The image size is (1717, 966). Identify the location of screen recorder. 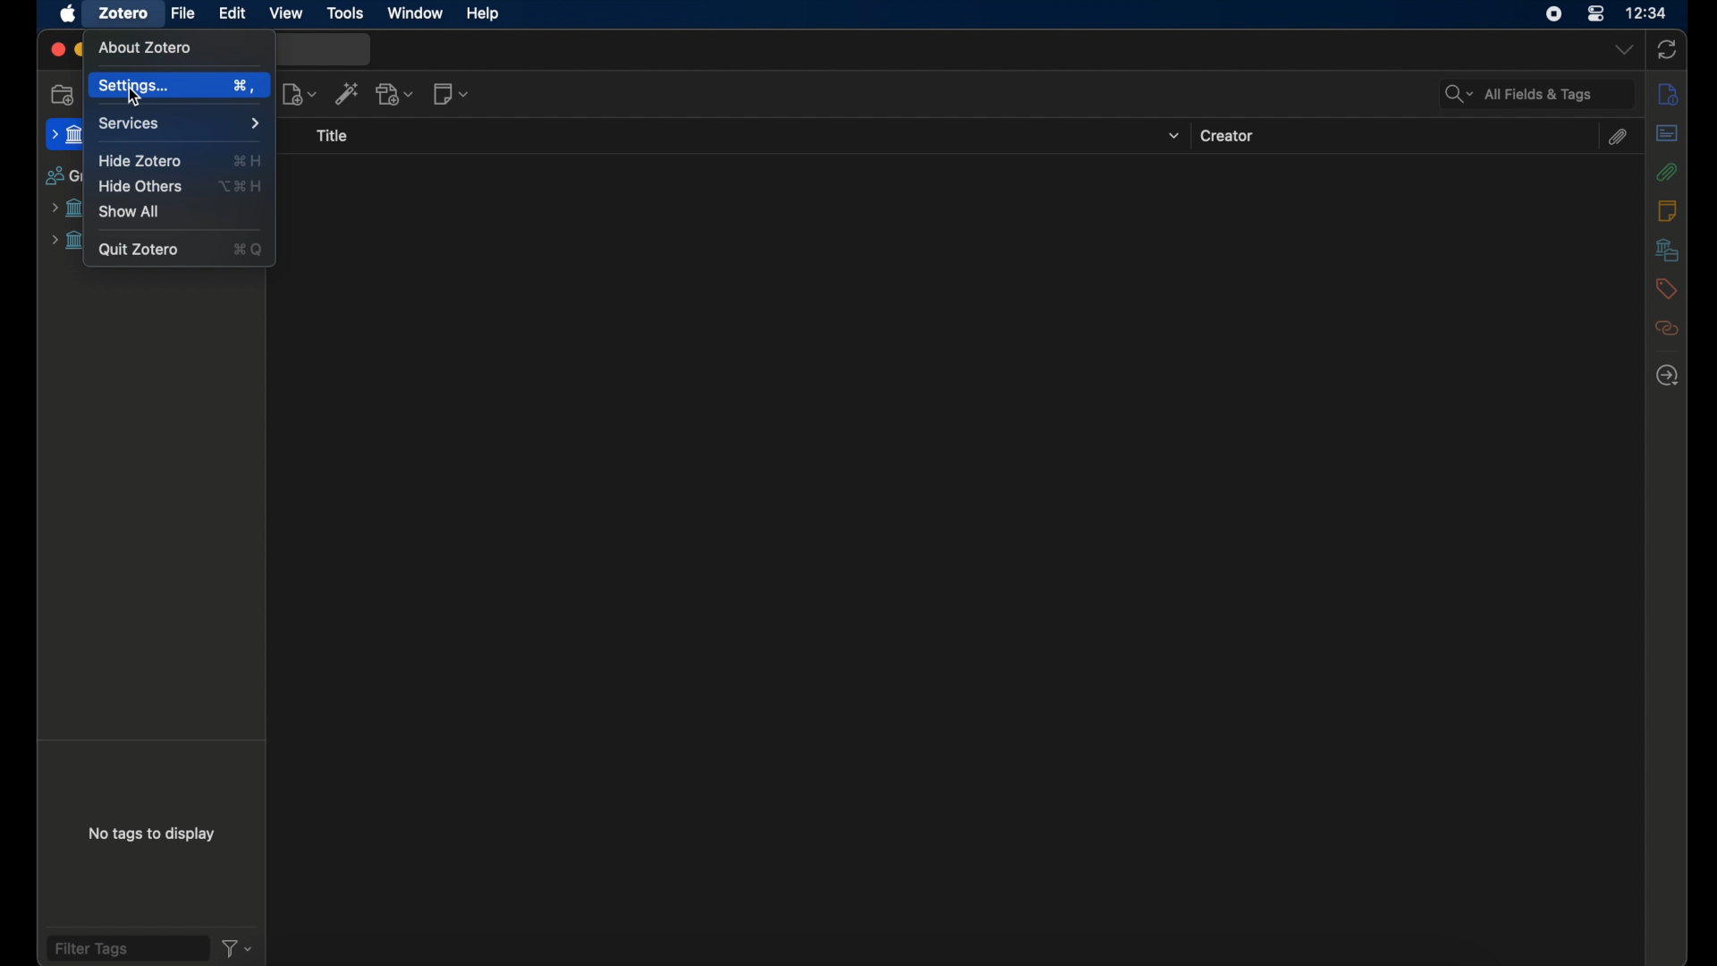
(1550, 15).